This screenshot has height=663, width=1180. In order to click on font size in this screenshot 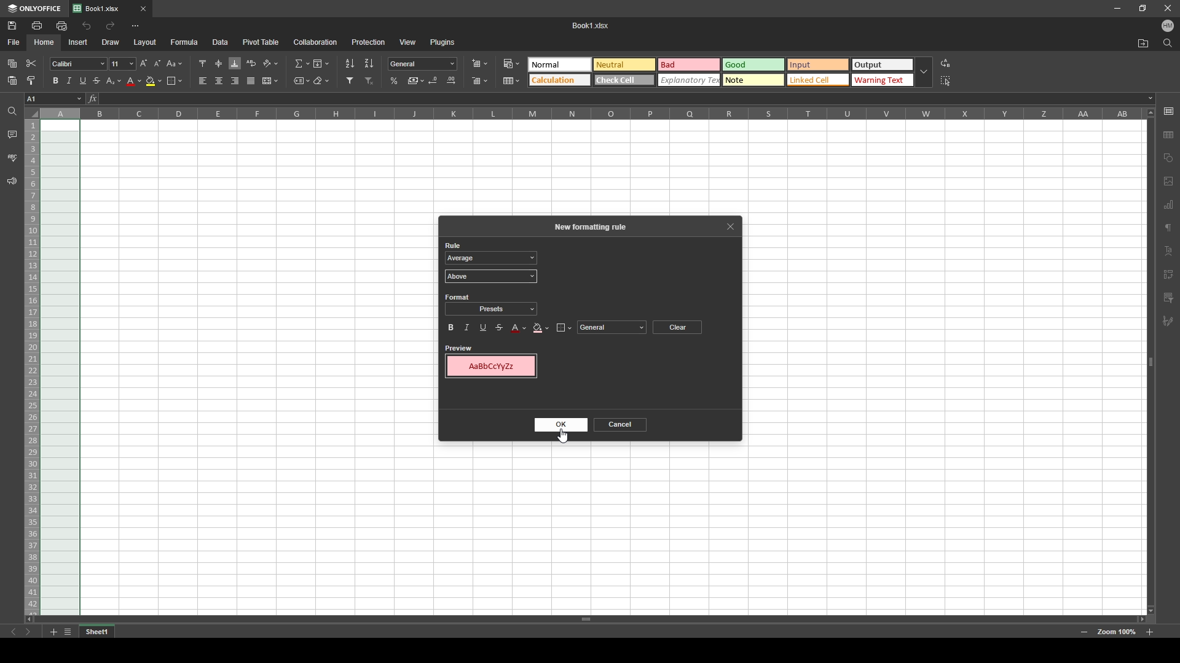, I will do `click(122, 64)`.